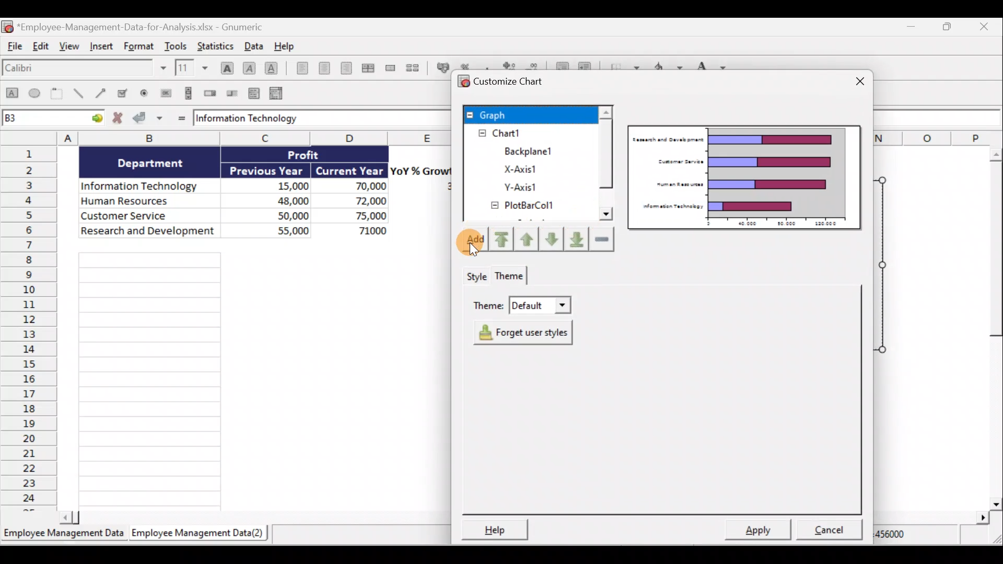  I want to click on Create a frame, so click(57, 93).